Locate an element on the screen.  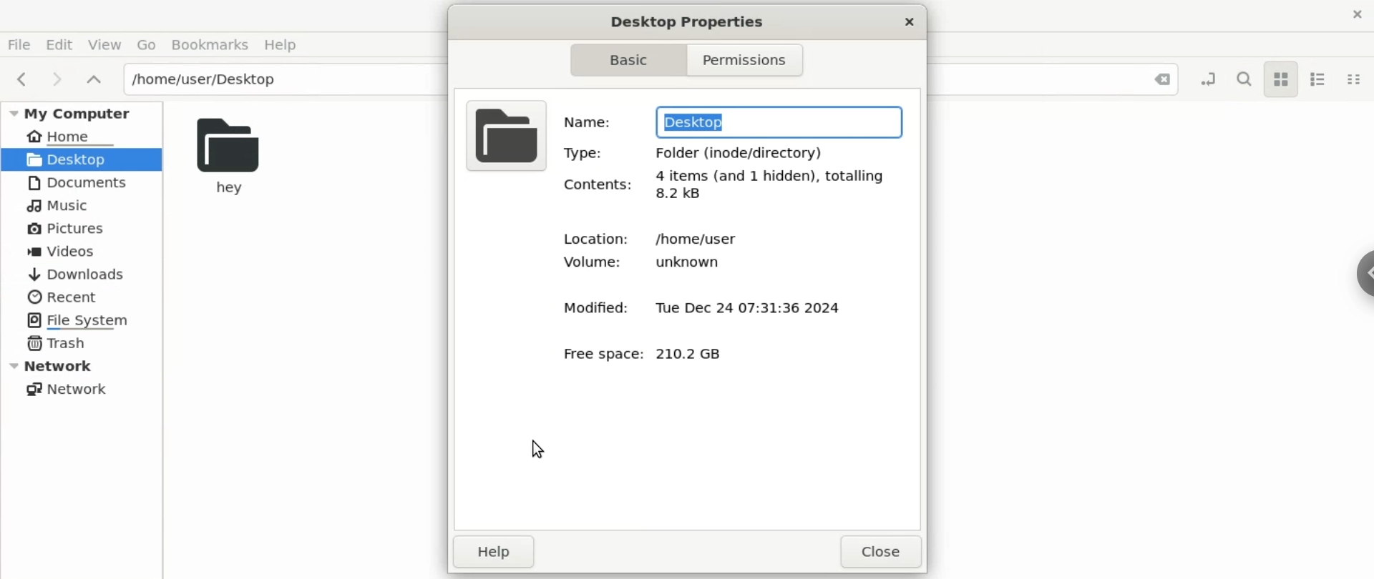
/home/user/Desktop is located at coordinates (252, 80).